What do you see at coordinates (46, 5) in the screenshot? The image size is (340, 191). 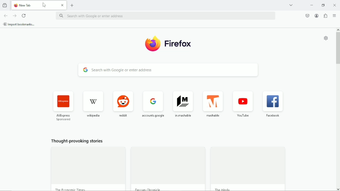 I see `cursor` at bounding box center [46, 5].